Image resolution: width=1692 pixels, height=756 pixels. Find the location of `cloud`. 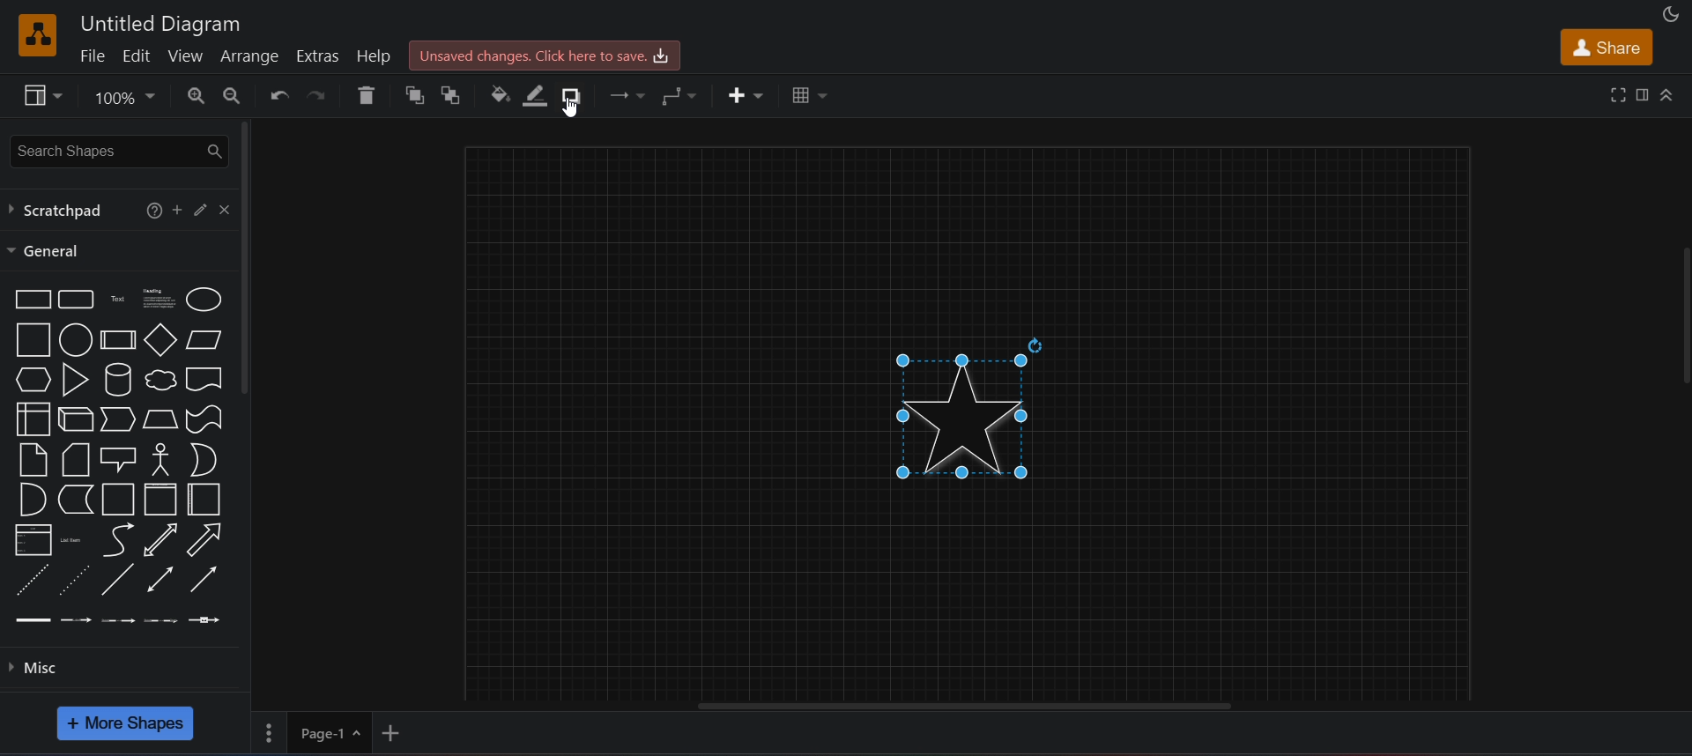

cloud is located at coordinates (158, 380).